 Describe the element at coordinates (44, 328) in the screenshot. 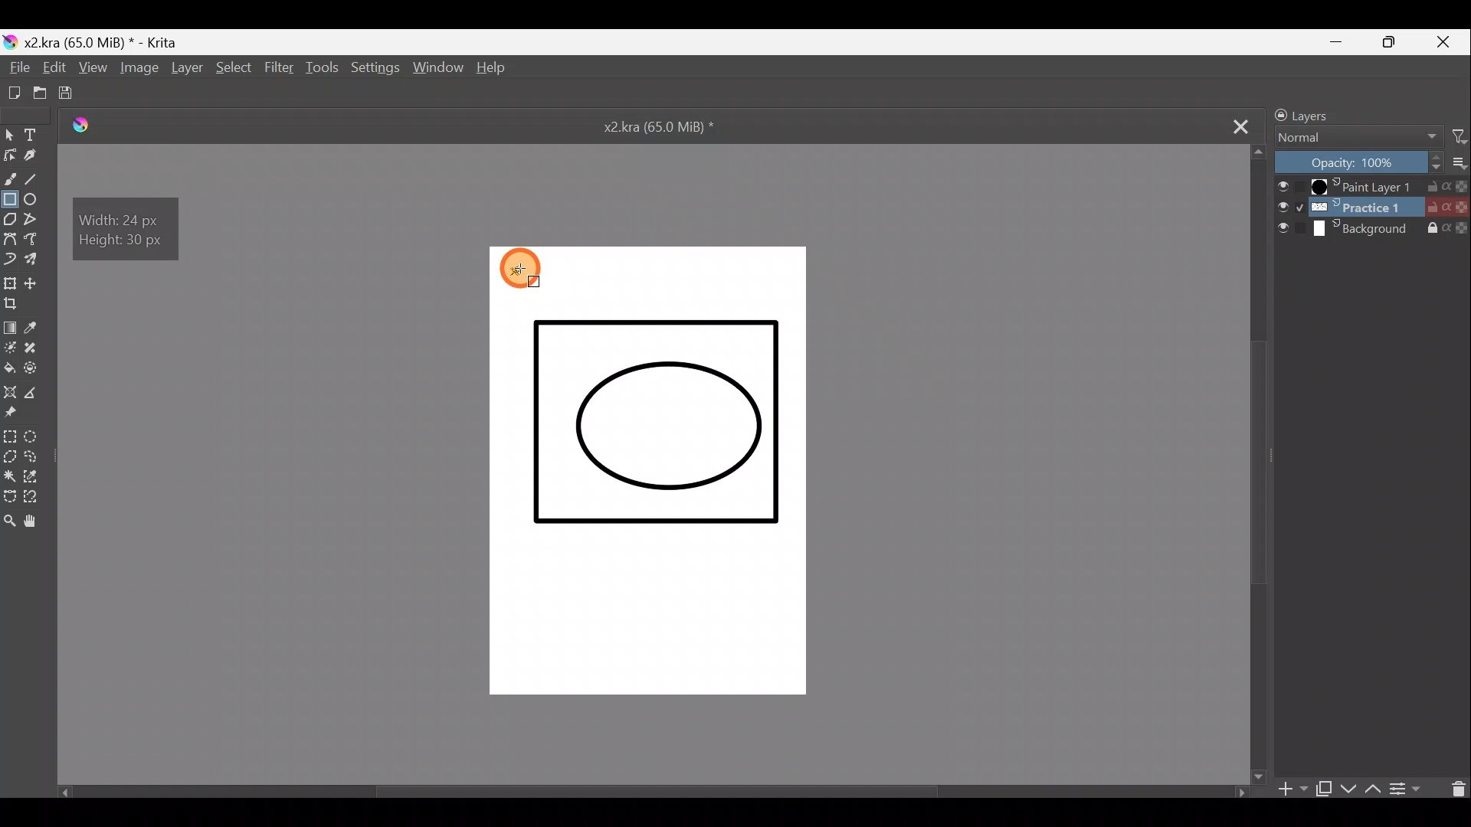

I see `Sample a colour from image/current layer` at that location.